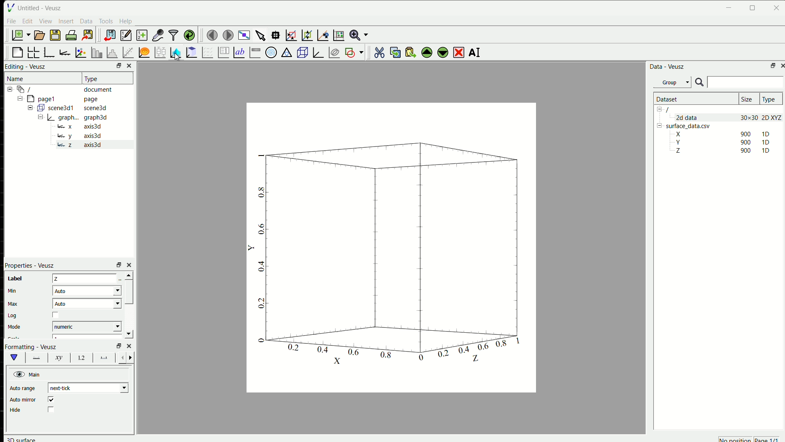  What do you see at coordinates (81, 388) in the screenshot?
I see `next-tick` at bounding box center [81, 388].